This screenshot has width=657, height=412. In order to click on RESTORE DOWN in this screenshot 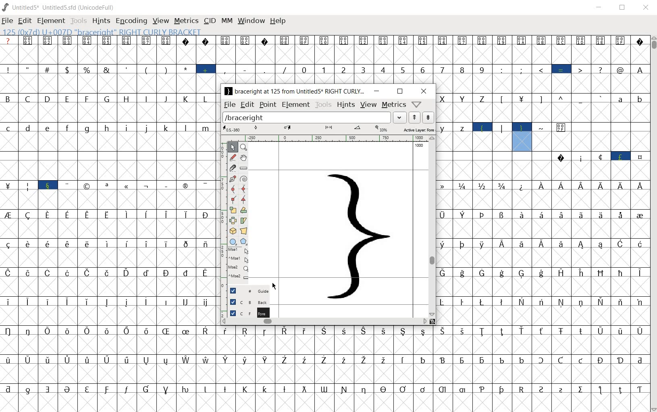, I will do `click(624, 8)`.